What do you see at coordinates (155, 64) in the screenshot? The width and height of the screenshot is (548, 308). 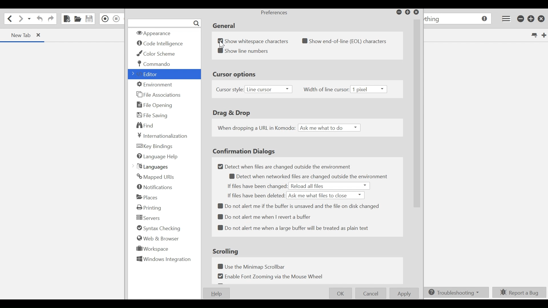 I see `Commando` at bounding box center [155, 64].